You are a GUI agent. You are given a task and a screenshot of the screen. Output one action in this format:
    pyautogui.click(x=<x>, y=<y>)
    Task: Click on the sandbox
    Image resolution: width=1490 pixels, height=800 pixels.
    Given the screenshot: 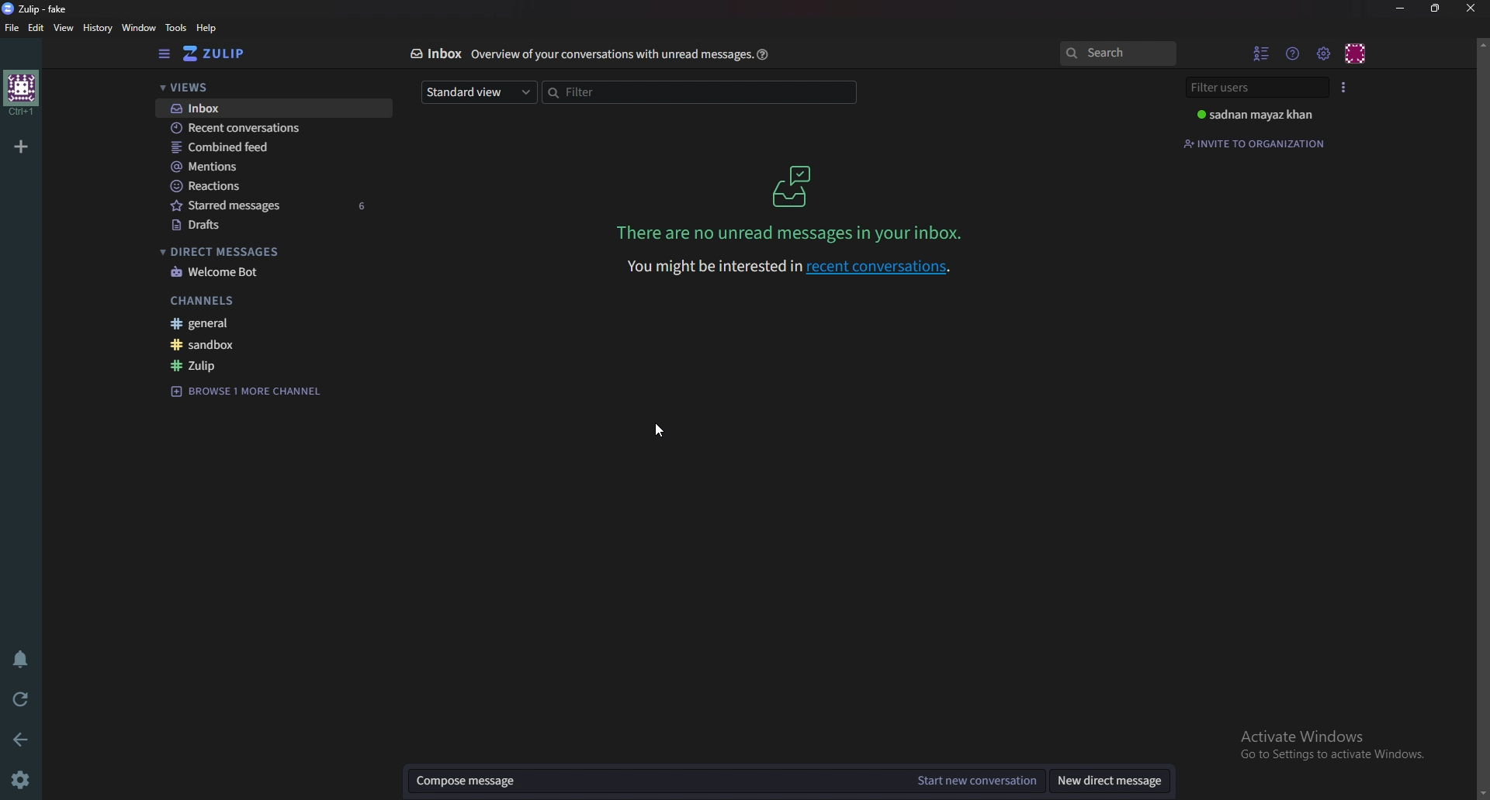 What is the action you would take?
    pyautogui.click(x=272, y=346)
    